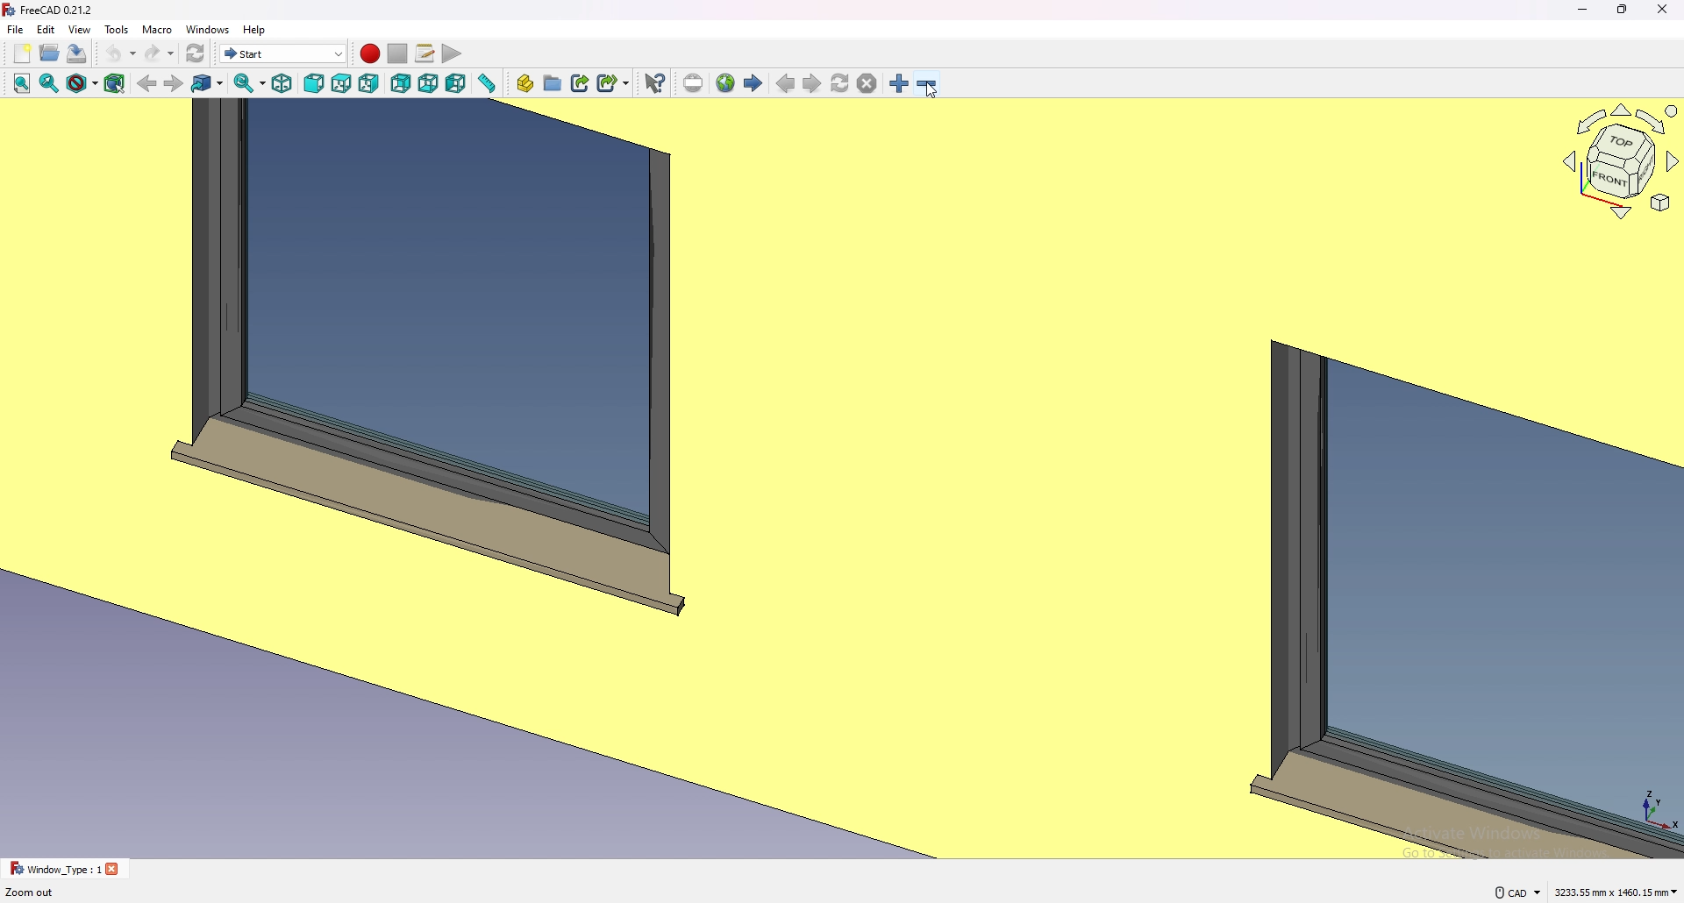 This screenshot has width=1684, height=903. Describe the element at coordinates (50, 82) in the screenshot. I see `fit selection` at that location.